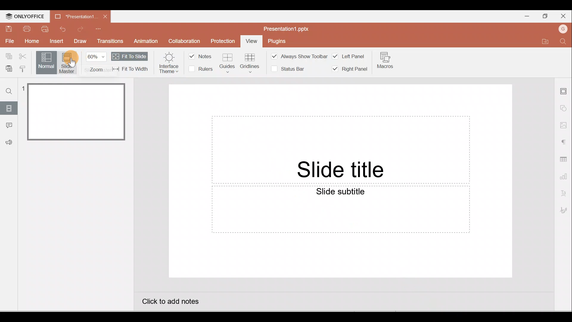 The height and width of the screenshot is (322, 572). What do you see at coordinates (10, 108) in the screenshot?
I see `Slide` at bounding box center [10, 108].